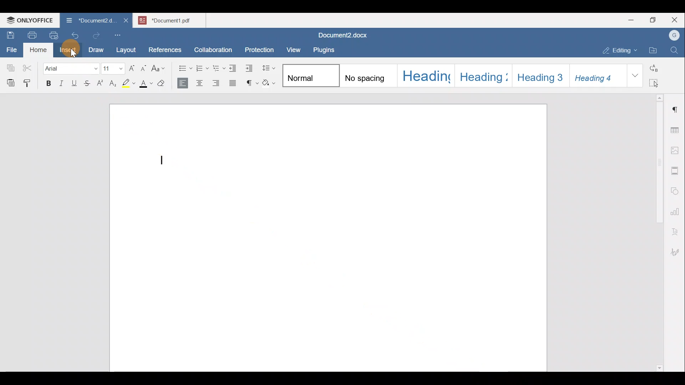 Image resolution: width=685 pixels, height=385 pixels. I want to click on Bold, so click(47, 82).